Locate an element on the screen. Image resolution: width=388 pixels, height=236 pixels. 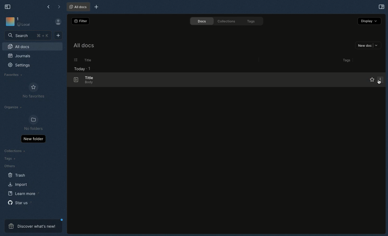
No folders is located at coordinates (31, 123).